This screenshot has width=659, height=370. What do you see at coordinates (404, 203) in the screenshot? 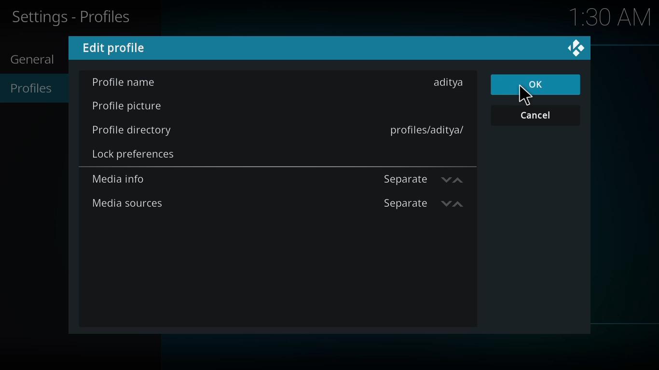
I see `separate` at bounding box center [404, 203].